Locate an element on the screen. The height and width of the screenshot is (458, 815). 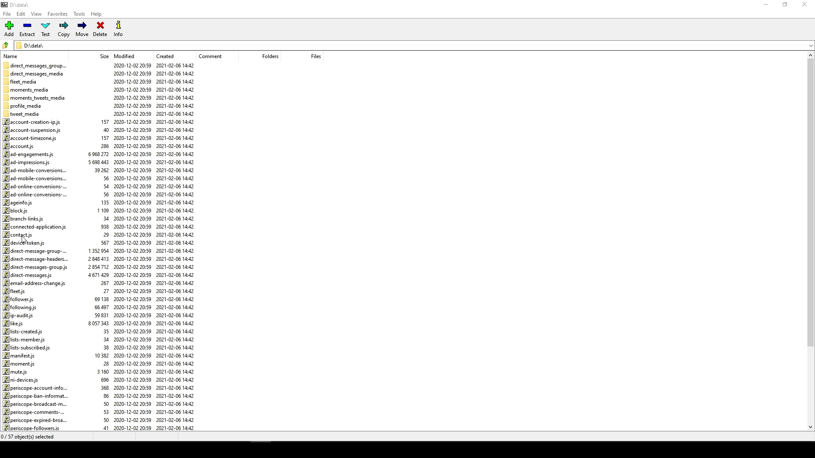
branch-links.js is located at coordinates (25, 218).